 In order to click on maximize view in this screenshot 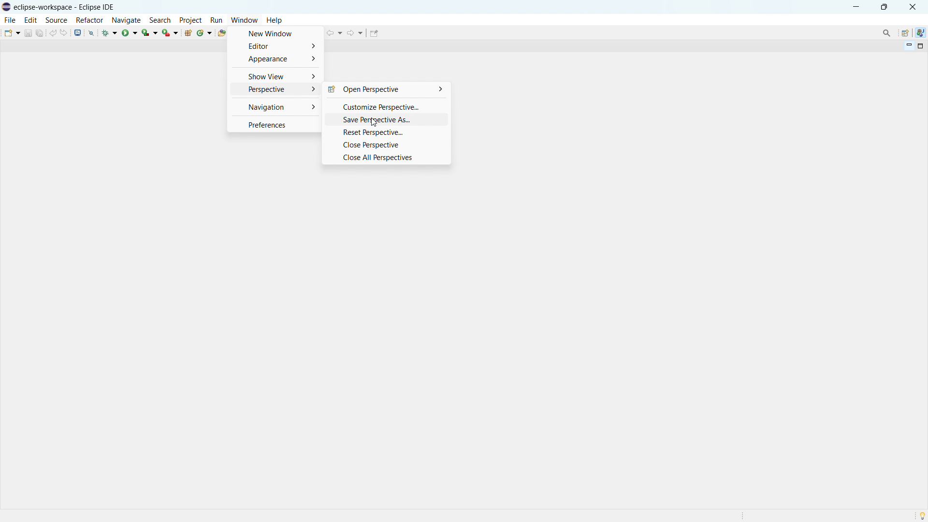, I will do `click(919, 46)`.